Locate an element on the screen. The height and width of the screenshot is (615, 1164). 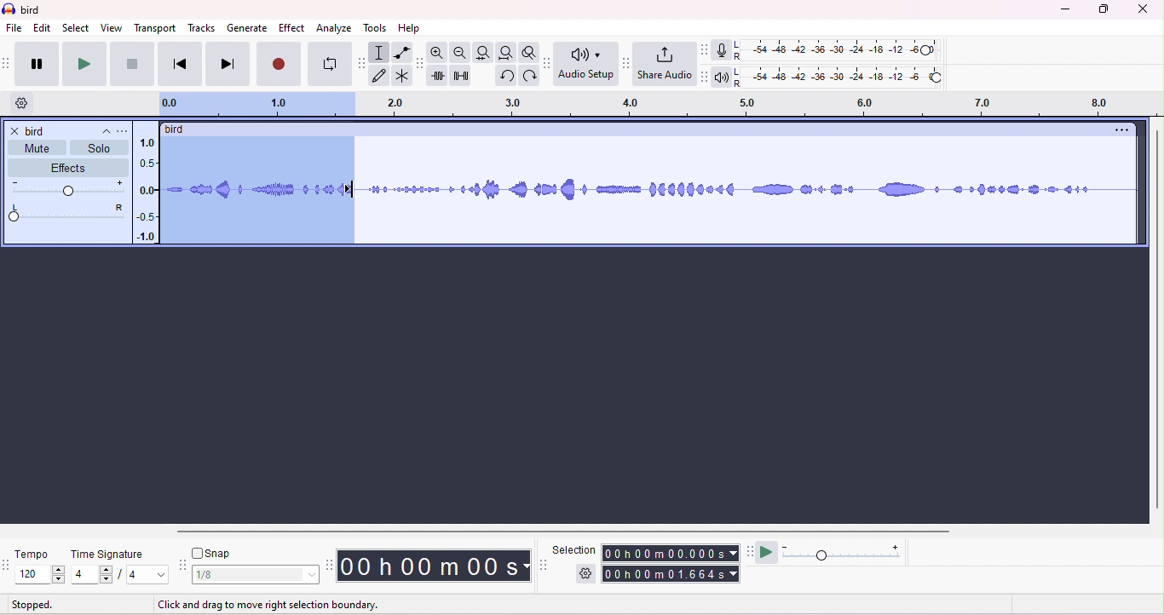
4/4 (select time signature) is located at coordinates (119, 576).